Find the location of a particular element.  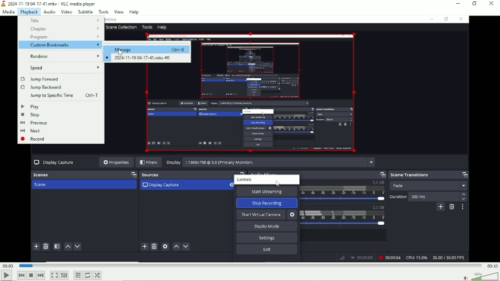

Program is located at coordinates (65, 37).